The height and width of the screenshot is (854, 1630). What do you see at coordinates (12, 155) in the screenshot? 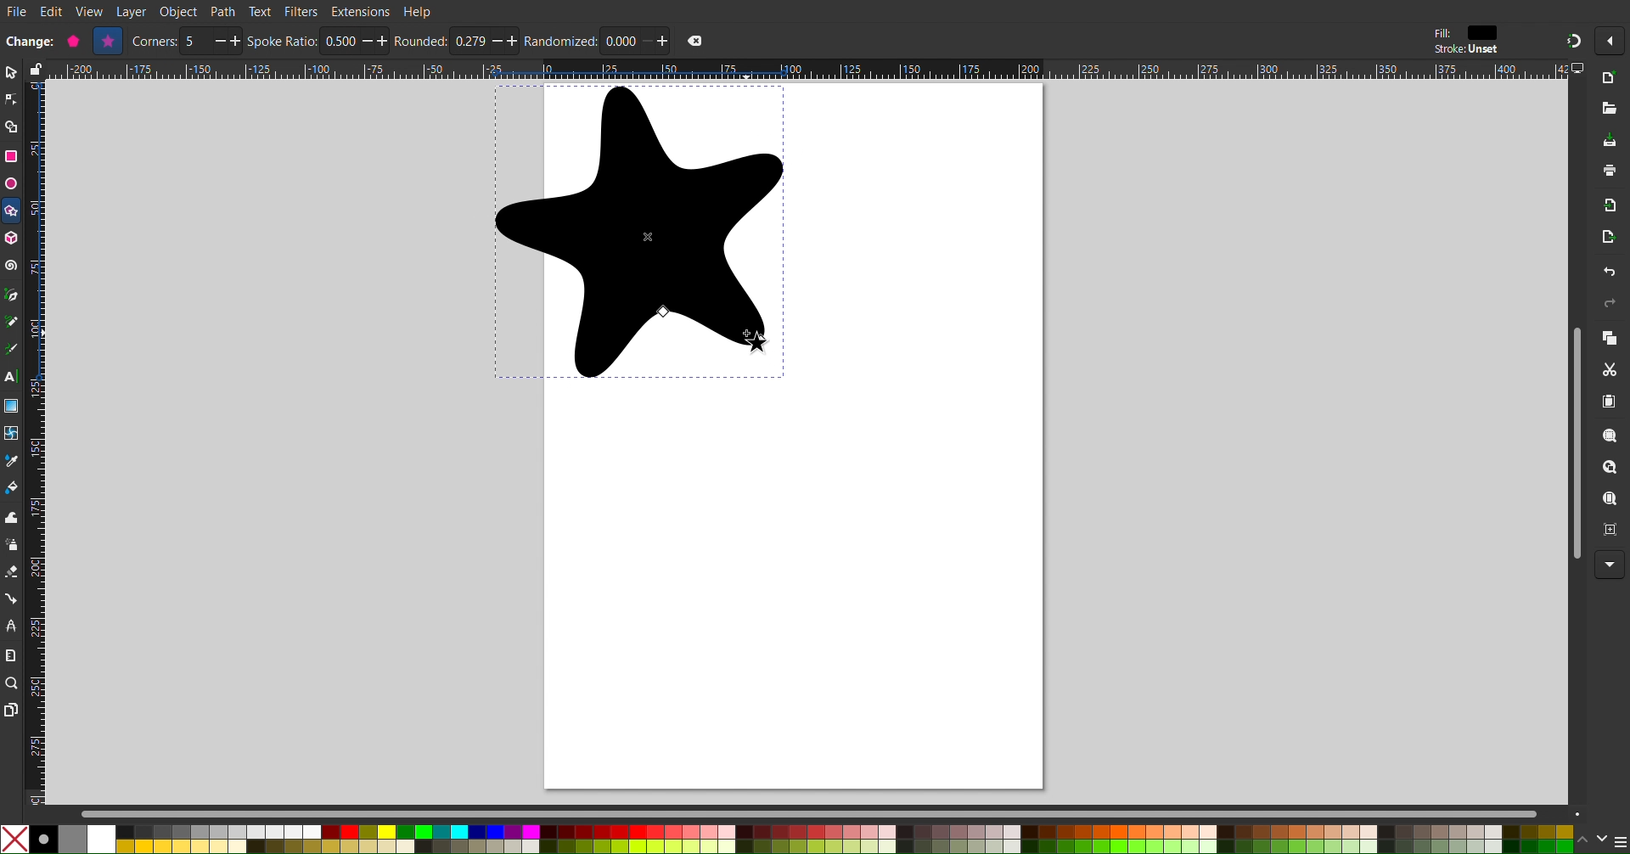
I see `Rectangle Tool` at bounding box center [12, 155].